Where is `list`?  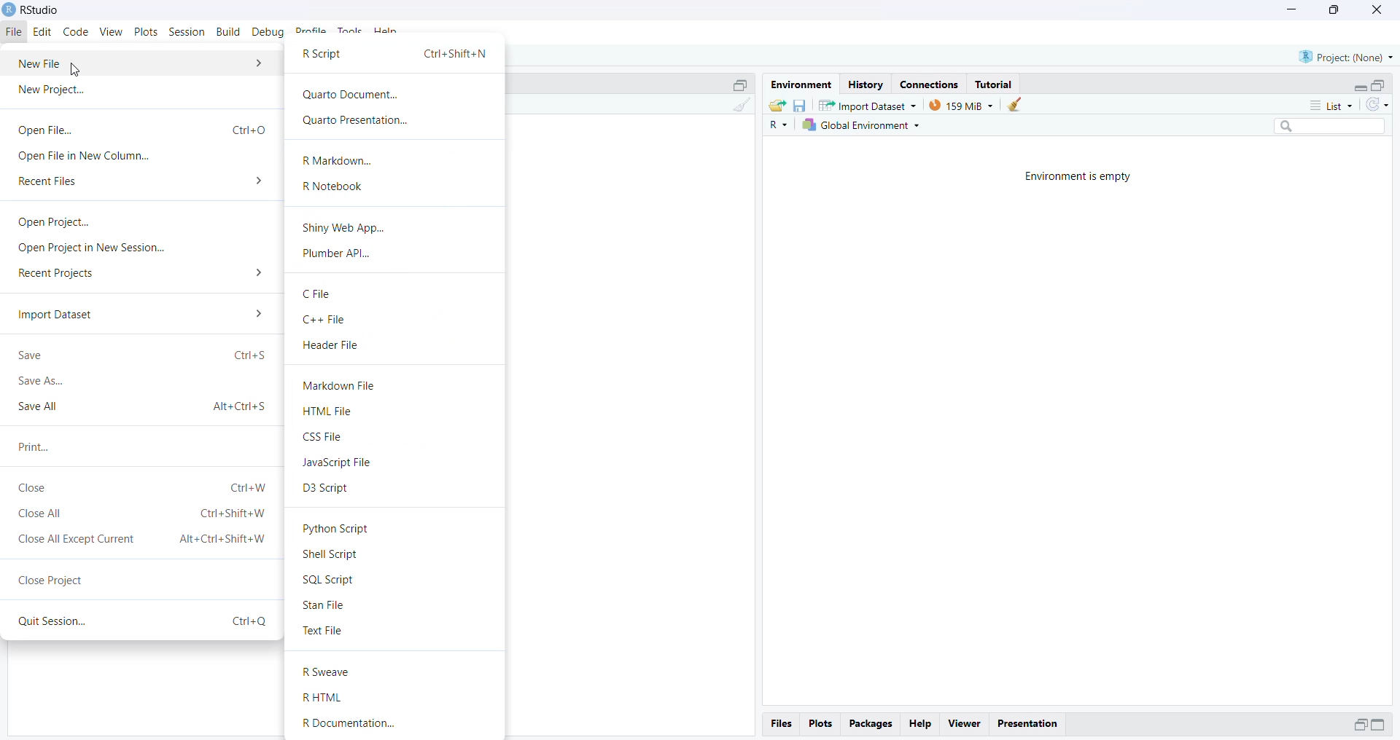 list is located at coordinates (1324, 105).